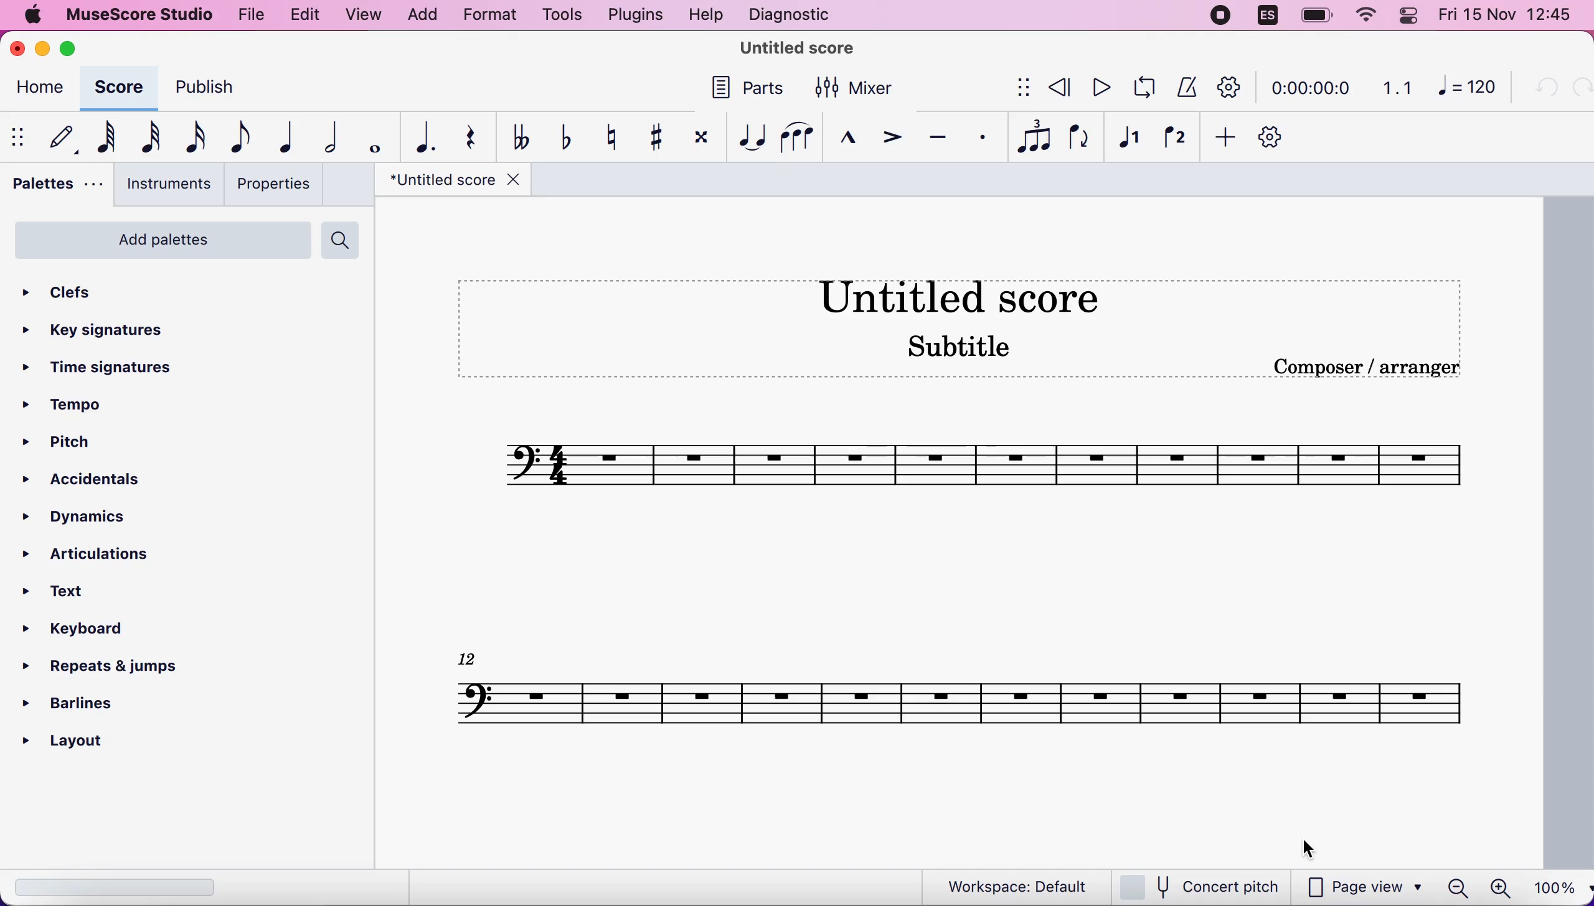  I want to click on toggle sharp, so click(651, 136).